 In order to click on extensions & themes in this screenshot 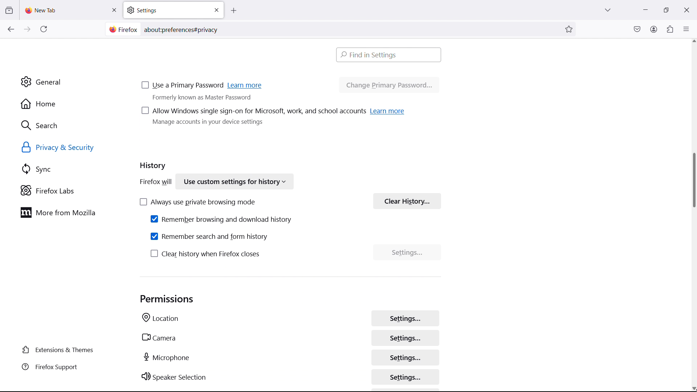, I will do `click(60, 350)`.